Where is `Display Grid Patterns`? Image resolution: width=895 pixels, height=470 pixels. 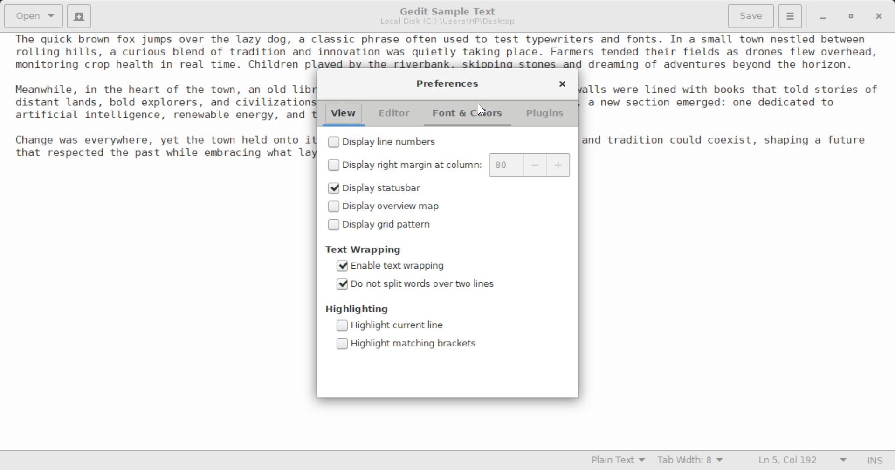 Display Grid Patterns is located at coordinates (381, 226).